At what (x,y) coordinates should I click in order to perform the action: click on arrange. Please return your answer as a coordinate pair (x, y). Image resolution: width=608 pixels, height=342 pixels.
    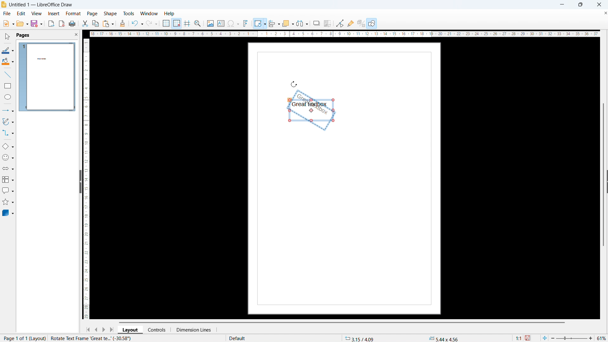
    Looking at the image, I should click on (288, 23).